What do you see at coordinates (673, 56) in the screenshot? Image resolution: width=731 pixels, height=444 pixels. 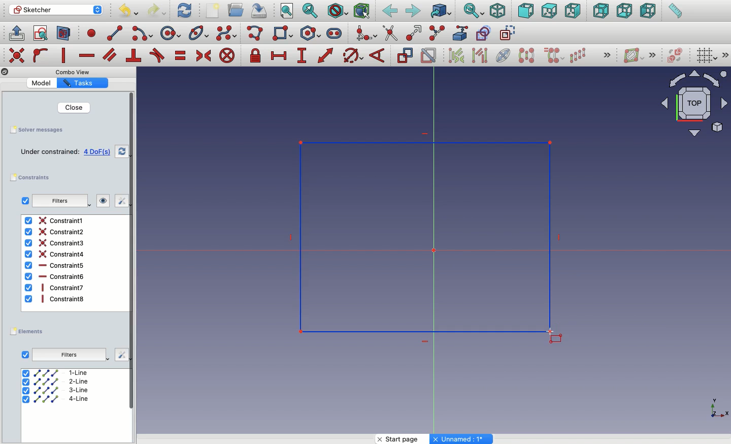 I see `Switch virtual place` at bounding box center [673, 56].